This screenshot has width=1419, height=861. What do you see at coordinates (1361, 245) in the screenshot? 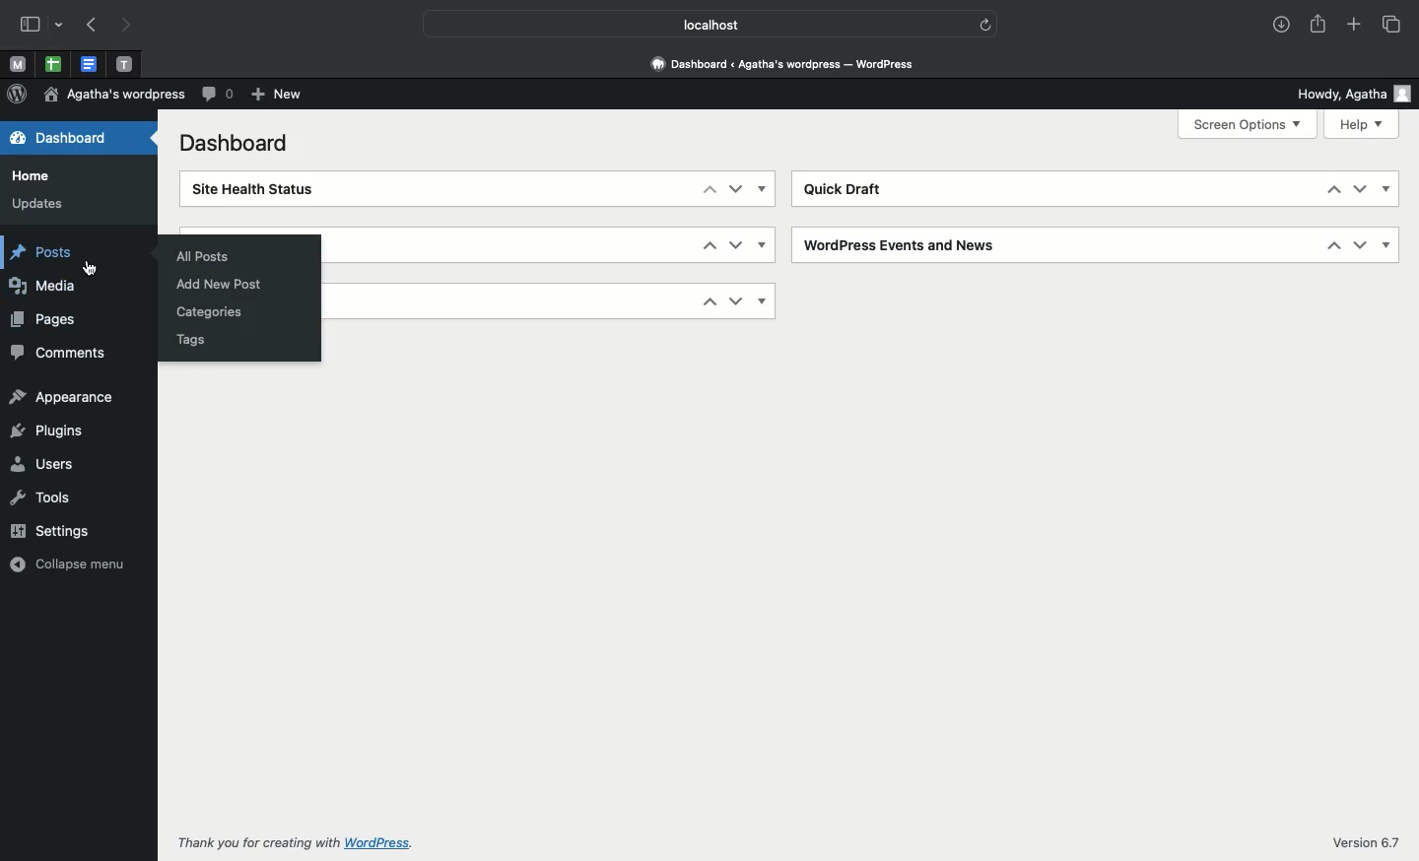
I see `Down` at bounding box center [1361, 245].